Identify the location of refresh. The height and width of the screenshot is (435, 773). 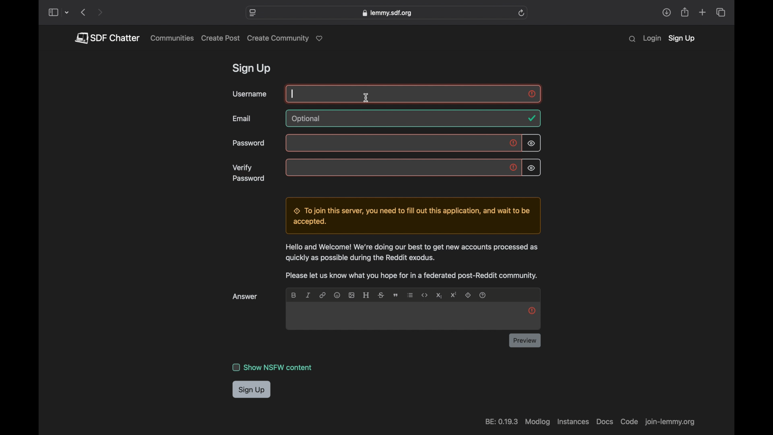
(521, 13).